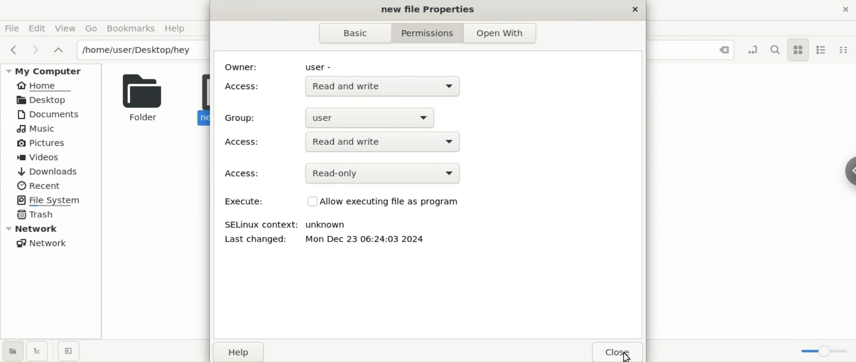 Image resolution: width=856 pixels, height=362 pixels. What do you see at coordinates (636, 11) in the screenshot?
I see `close` at bounding box center [636, 11].